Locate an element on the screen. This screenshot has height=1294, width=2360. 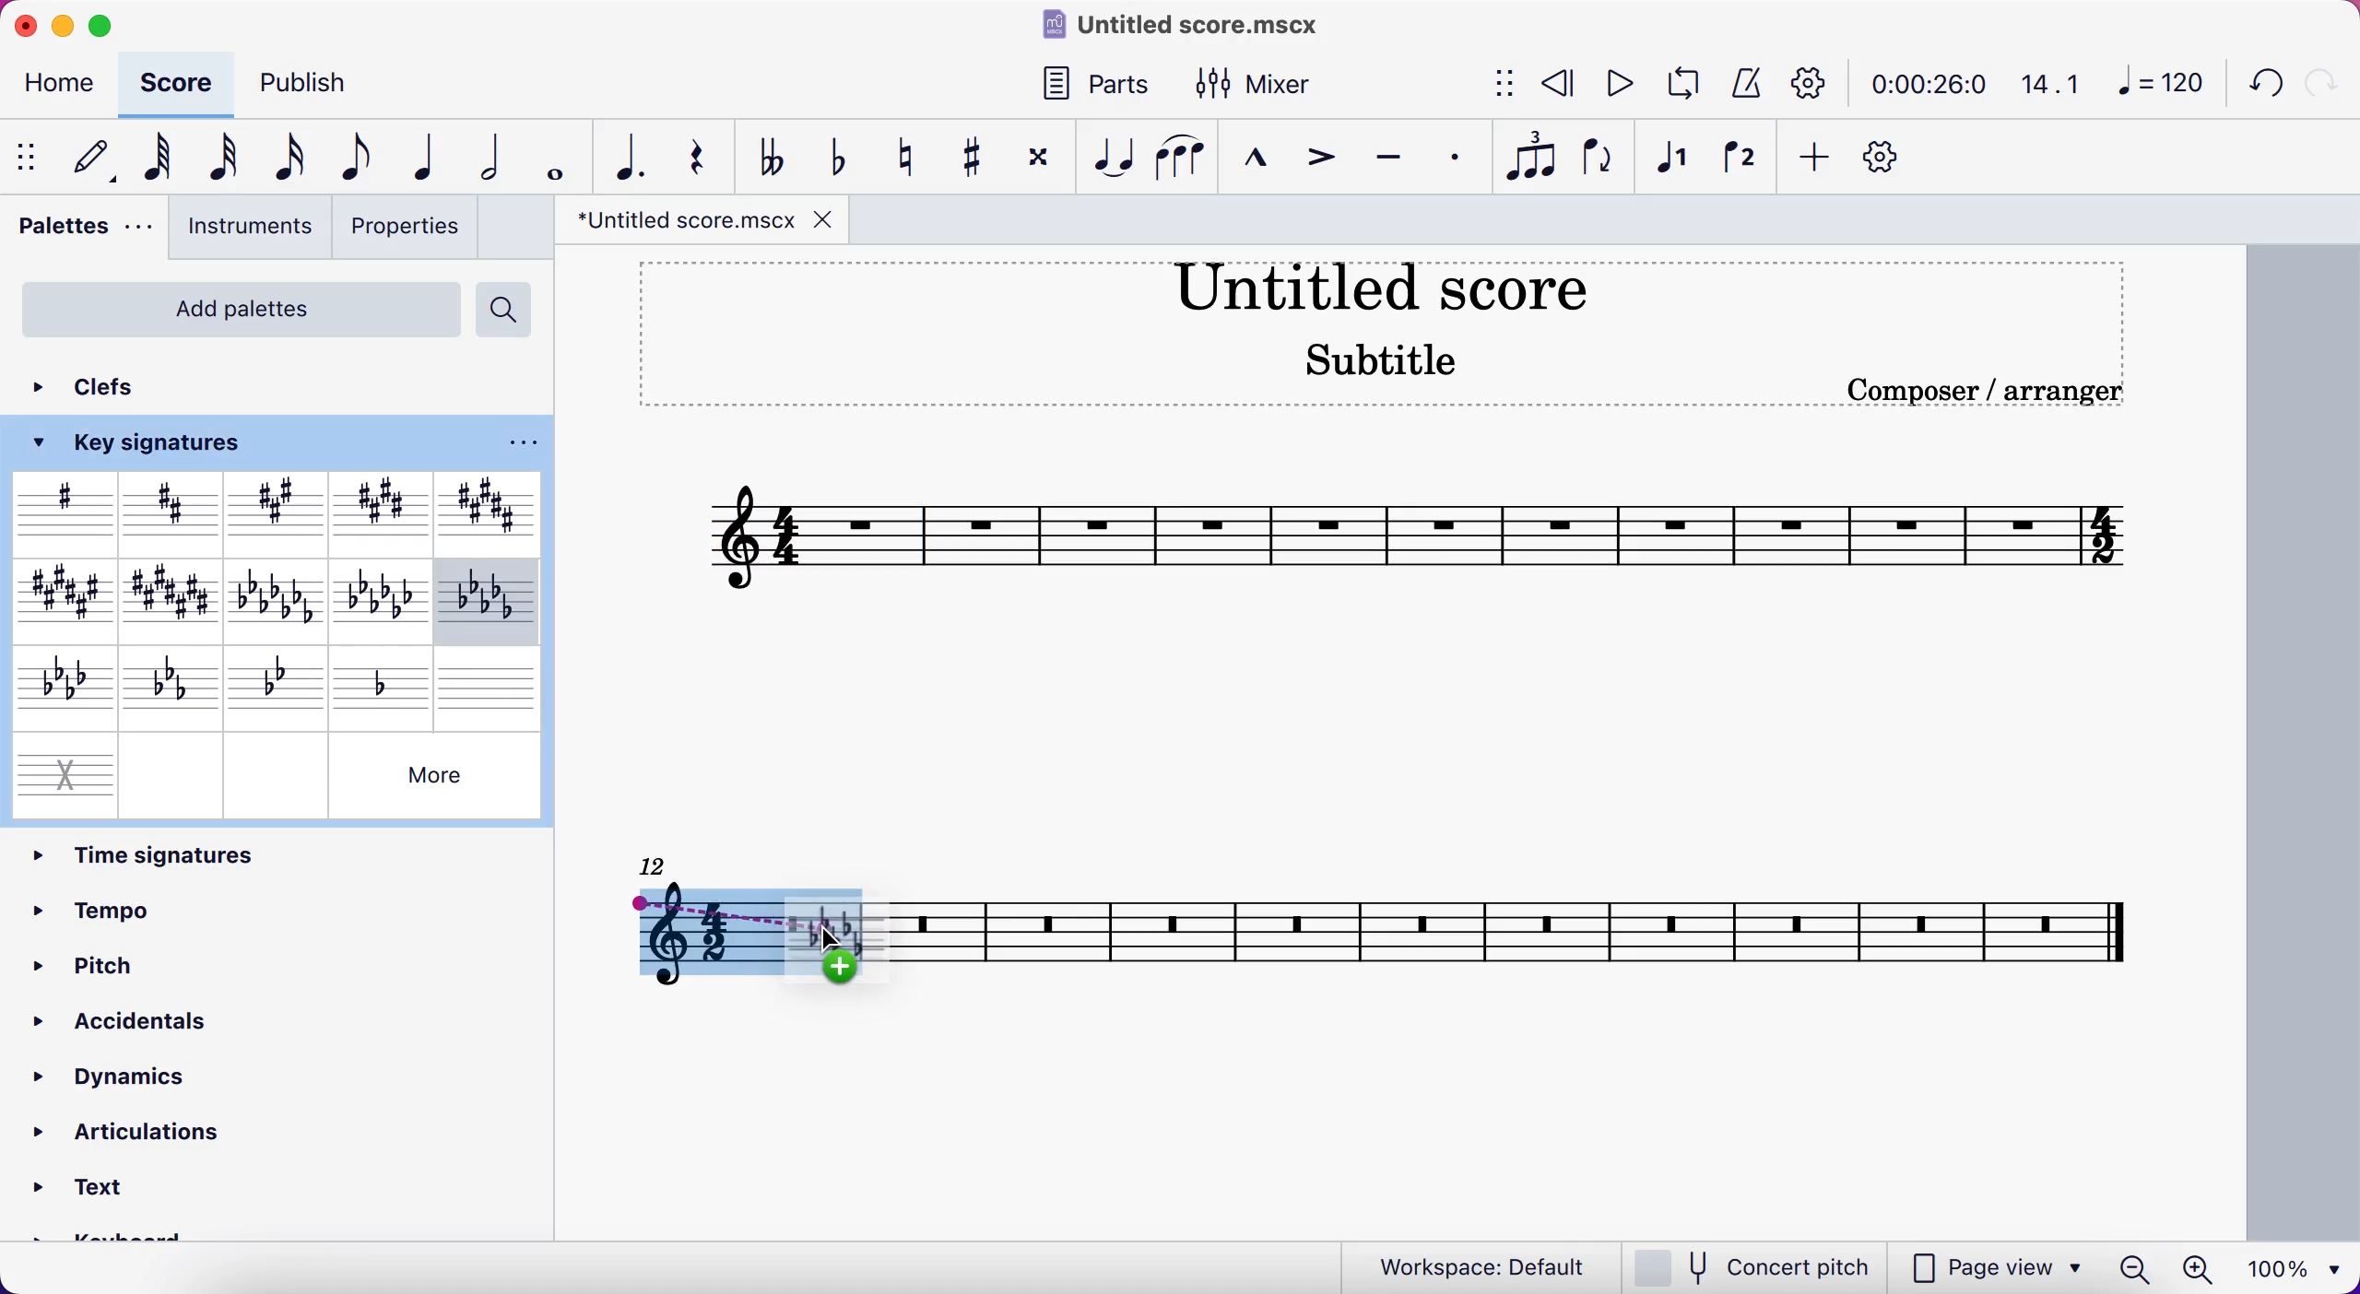
title score is located at coordinates (1382, 290).